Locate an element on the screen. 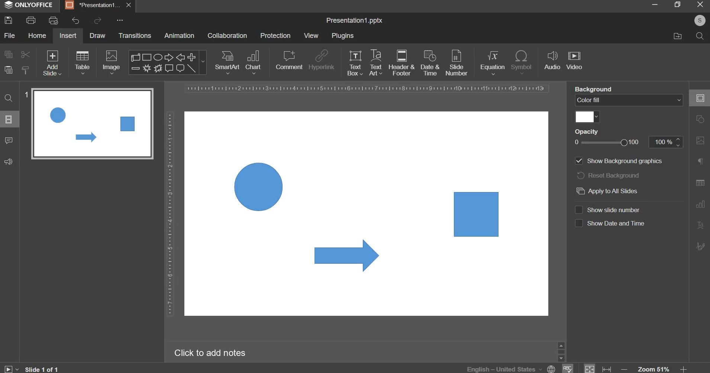  shape setting is located at coordinates (701, 118).